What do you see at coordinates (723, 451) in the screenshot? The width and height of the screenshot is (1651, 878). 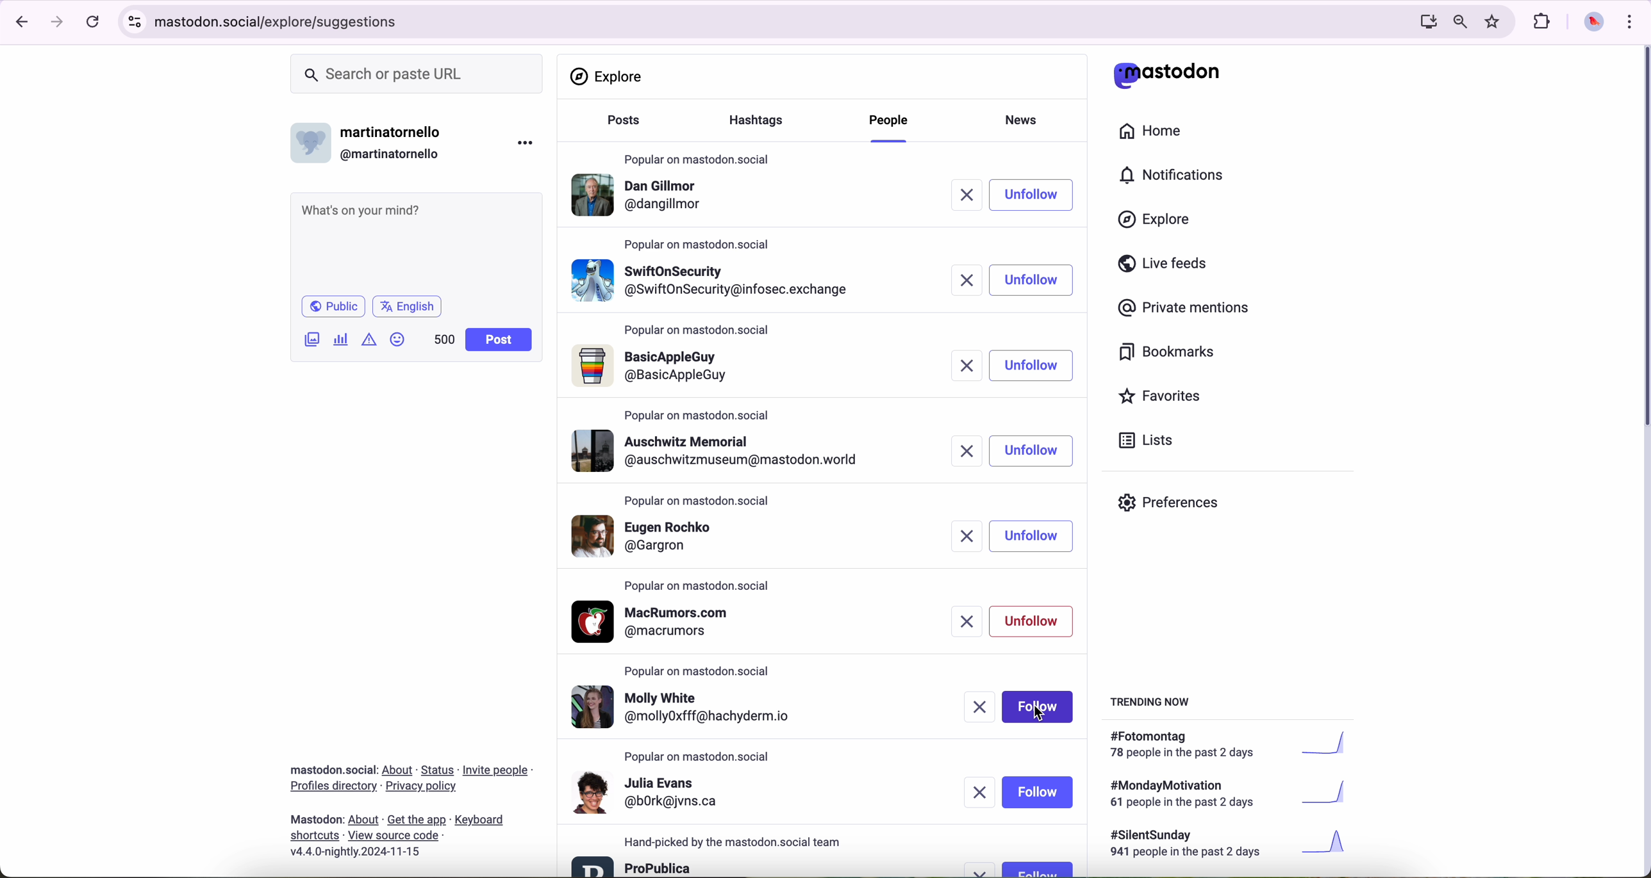 I see `profile` at bounding box center [723, 451].